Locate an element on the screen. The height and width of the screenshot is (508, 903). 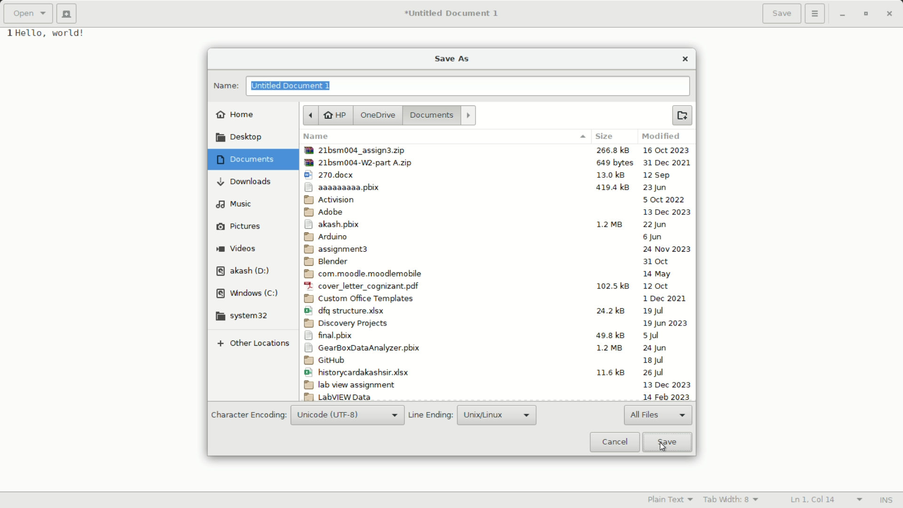
File is located at coordinates (497, 287).